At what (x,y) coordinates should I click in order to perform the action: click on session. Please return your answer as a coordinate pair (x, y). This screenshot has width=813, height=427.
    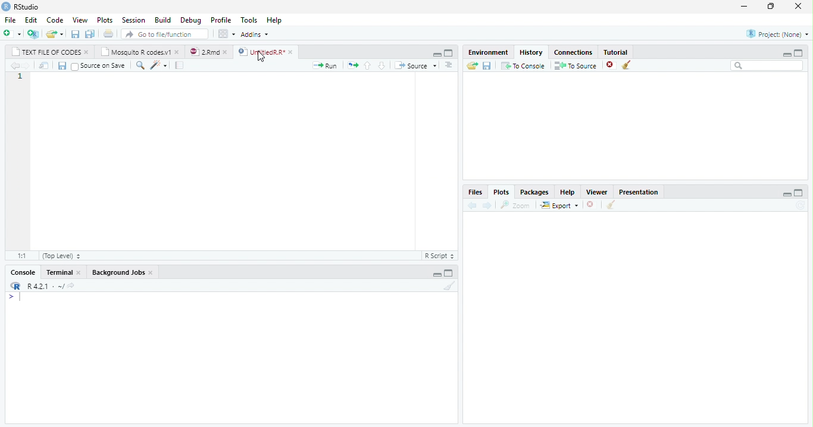
    Looking at the image, I should click on (132, 20).